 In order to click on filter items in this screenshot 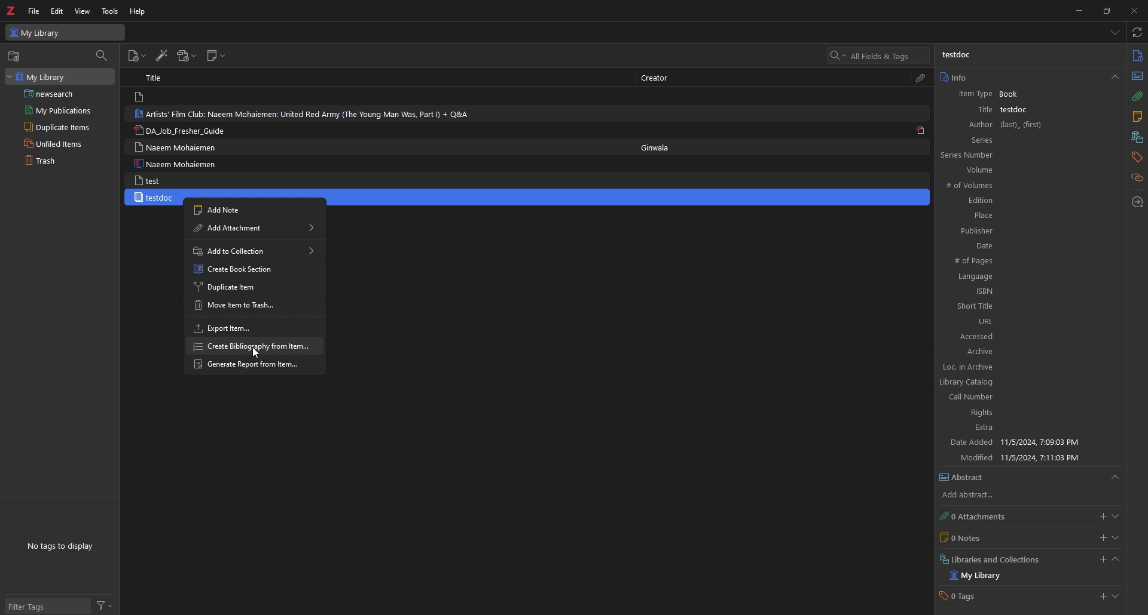, I will do `click(102, 55)`.